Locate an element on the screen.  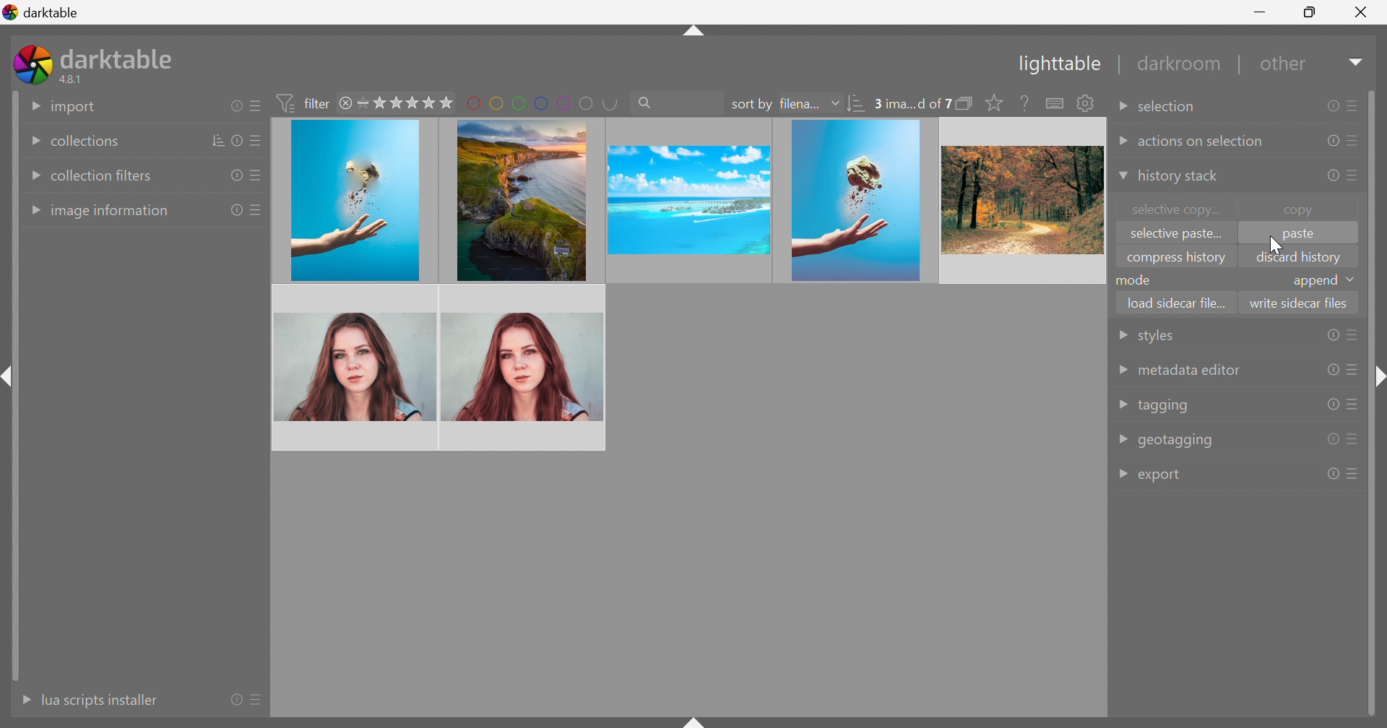
darktable is located at coordinates (42, 10).